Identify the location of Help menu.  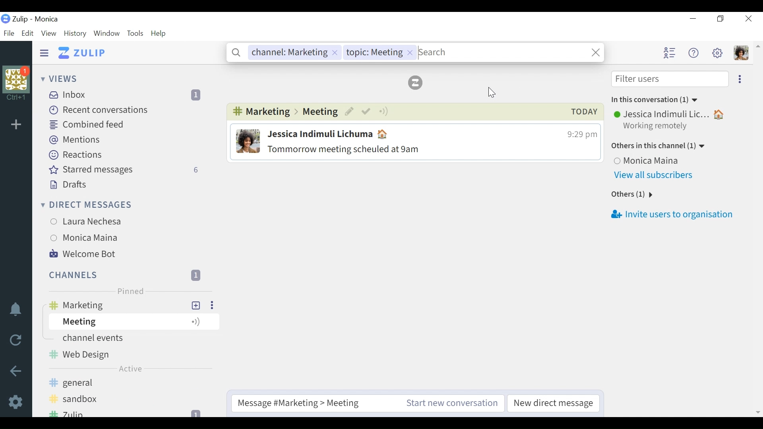
(693, 53).